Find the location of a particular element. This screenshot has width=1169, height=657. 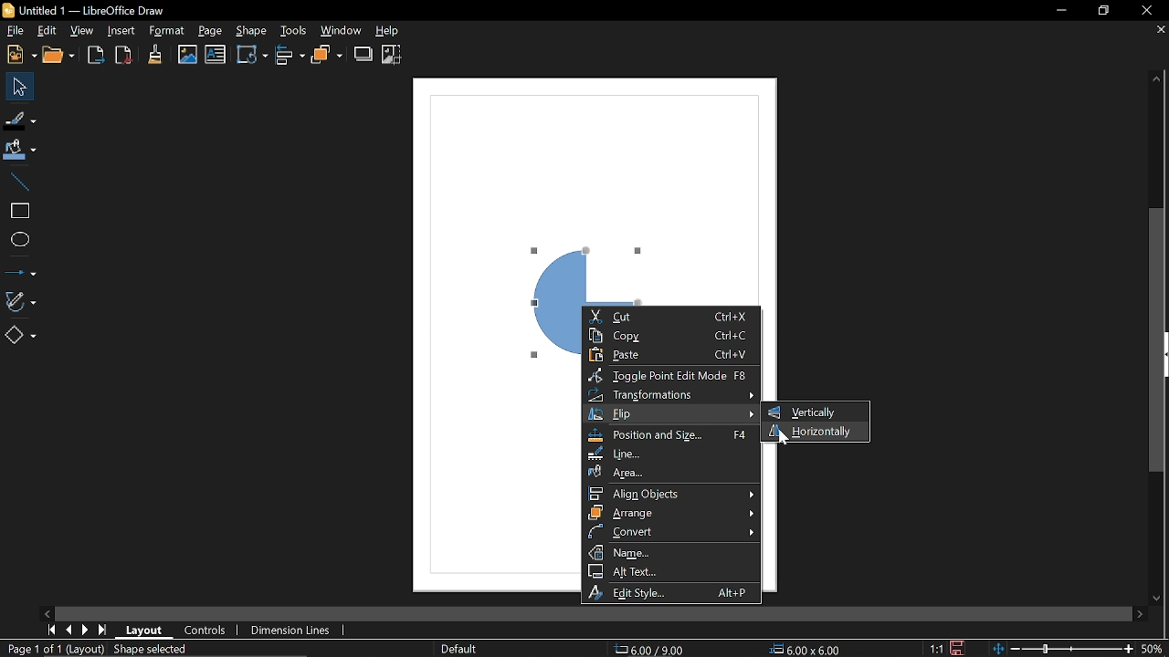

Arrange is located at coordinates (327, 55).